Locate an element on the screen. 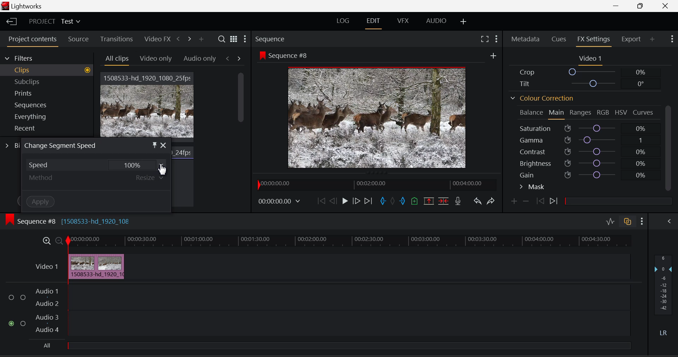 This screenshot has height=357, width=678. LOG is located at coordinates (344, 20).